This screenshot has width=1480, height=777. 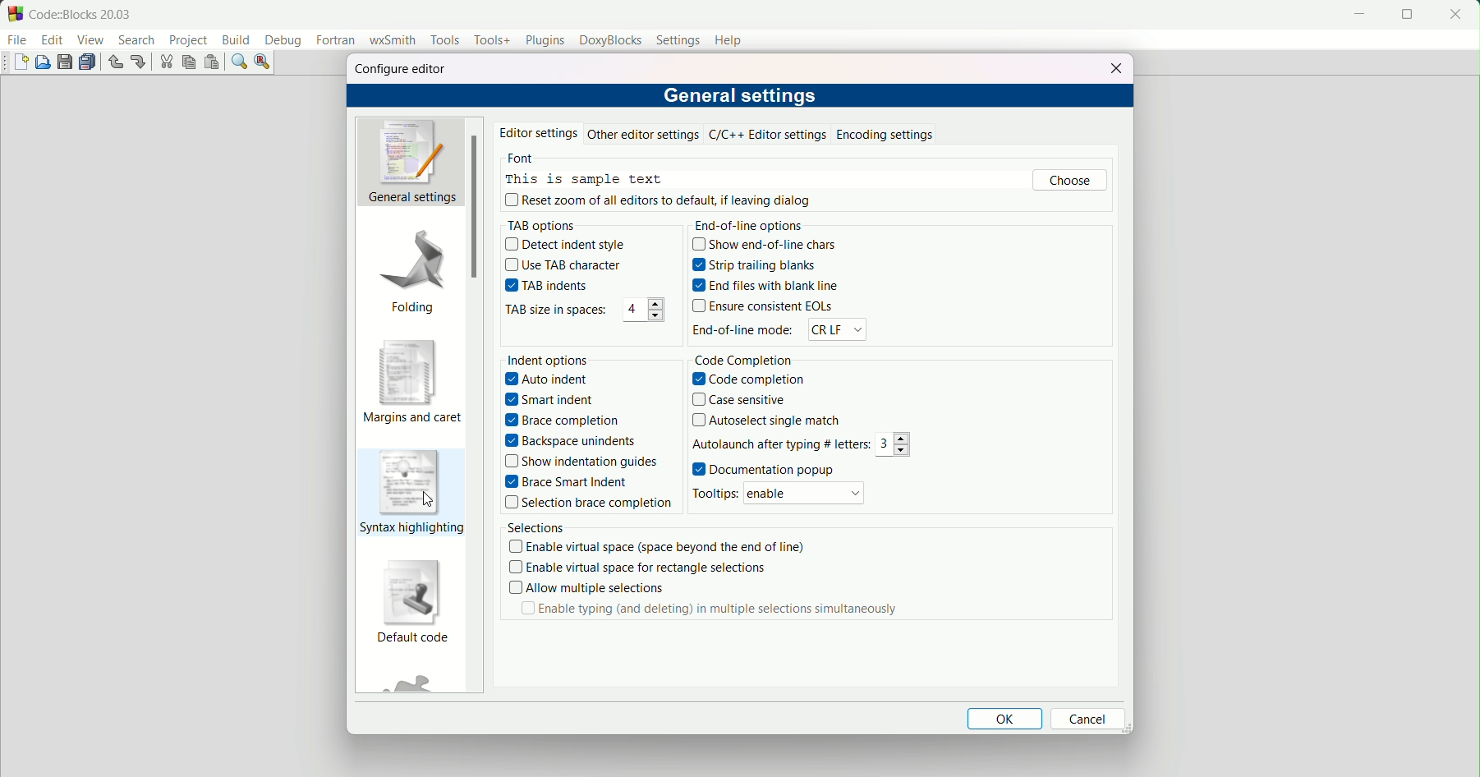 I want to click on brace smart indent, so click(x=565, y=482).